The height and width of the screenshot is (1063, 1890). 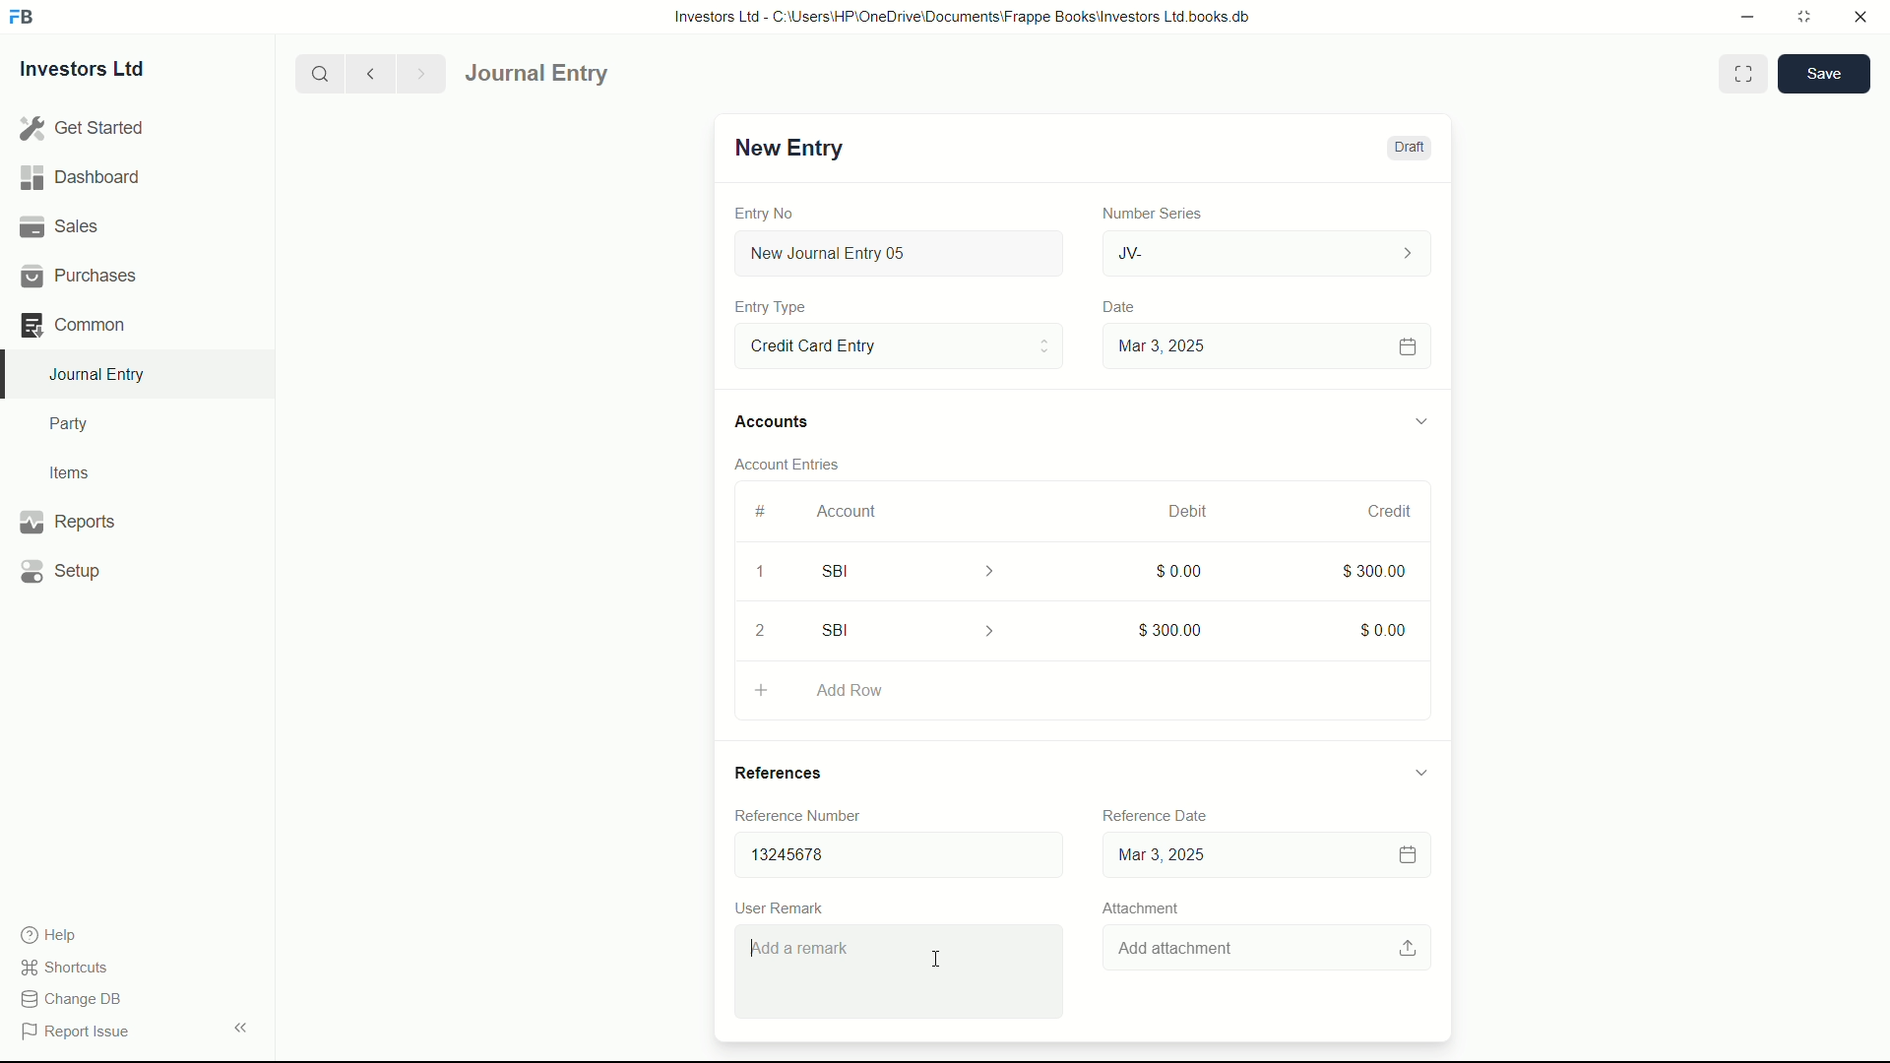 I want to click on dd-mm-yyyy, so click(x=1260, y=856).